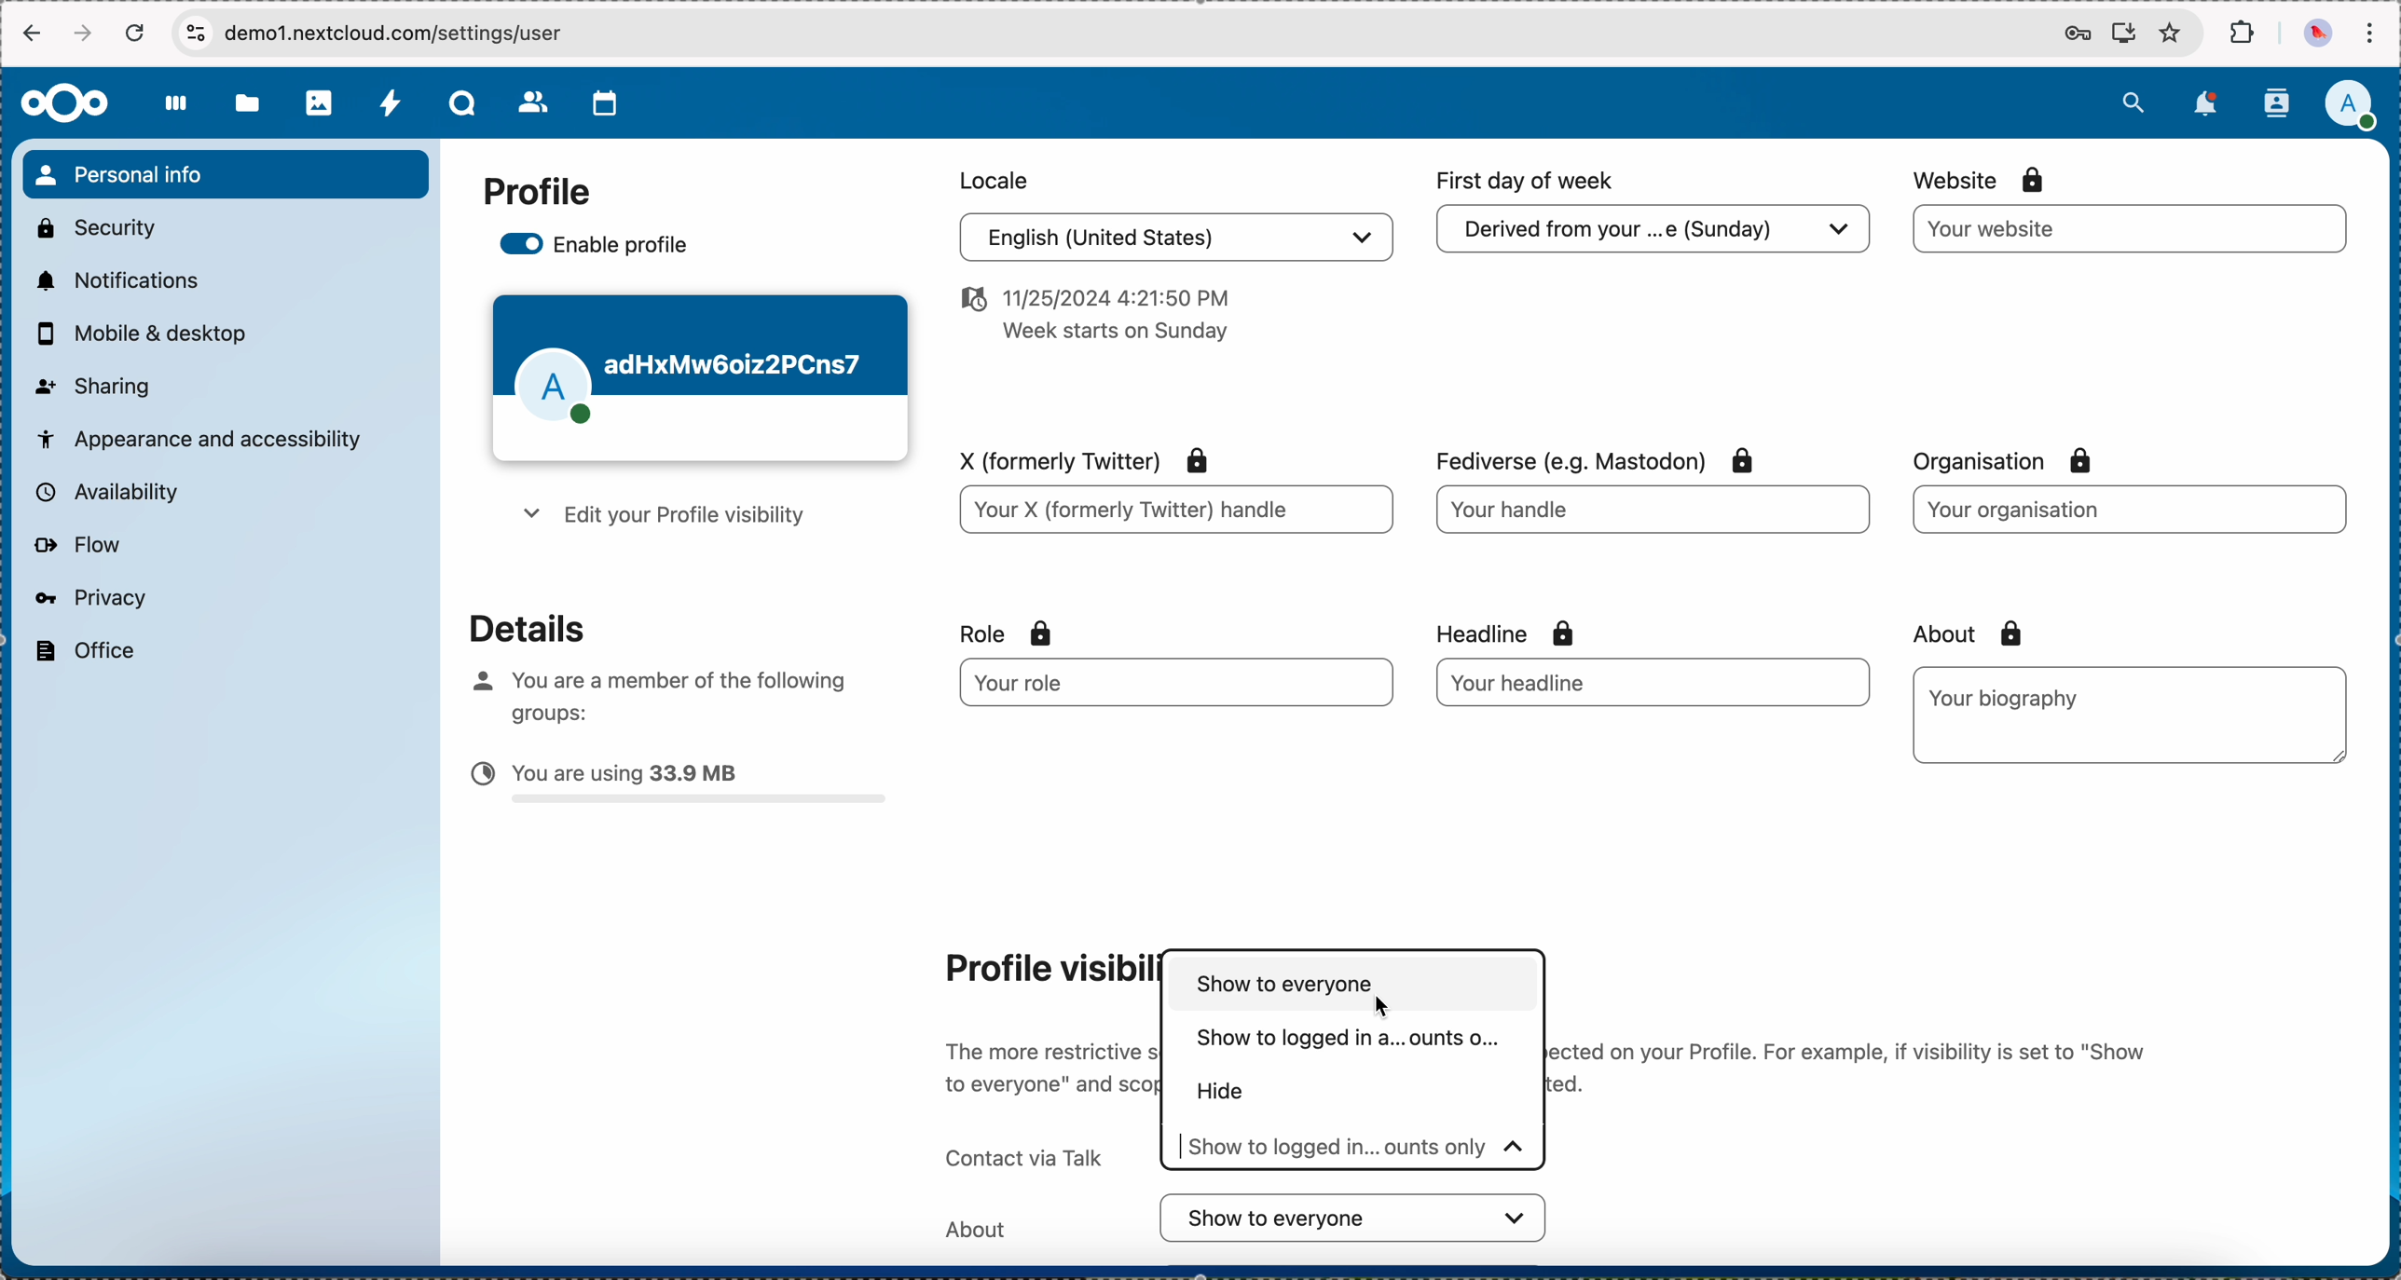 This screenshot has height=1280, width=2401. I want to click on click on show to everyone, so click(1356, 986).